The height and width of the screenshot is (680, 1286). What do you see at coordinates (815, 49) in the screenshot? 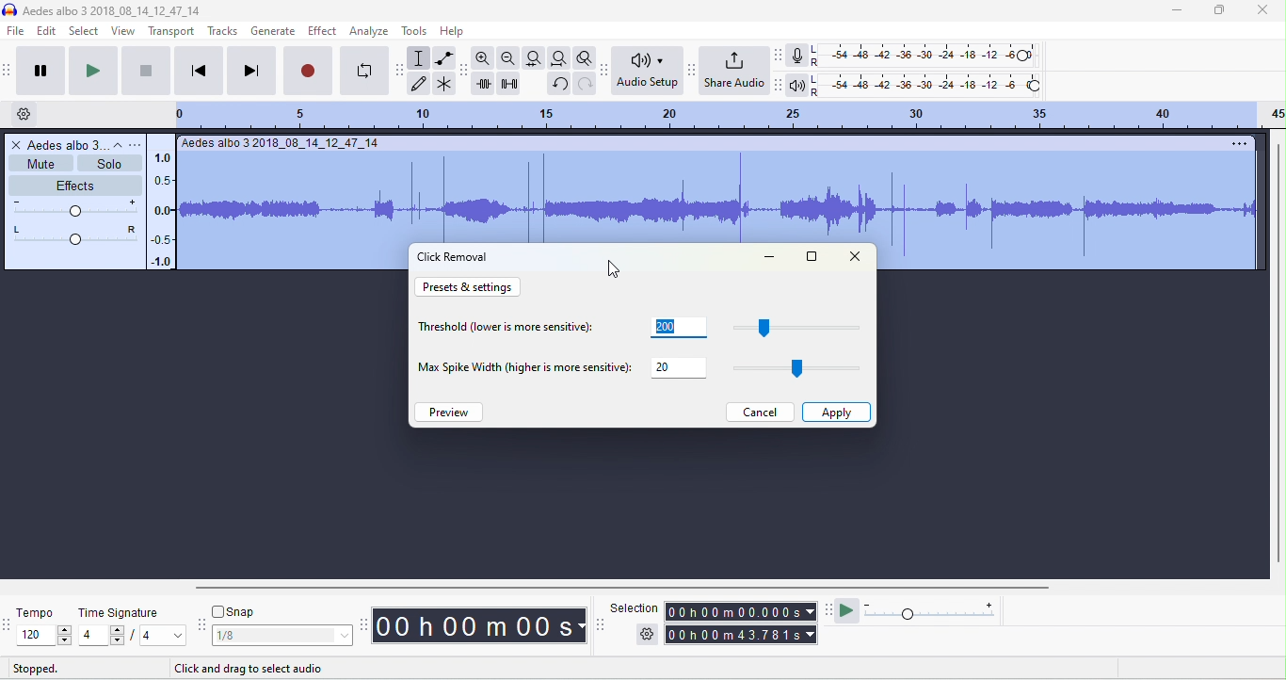
I see `L` at bounding box center [815, 49].